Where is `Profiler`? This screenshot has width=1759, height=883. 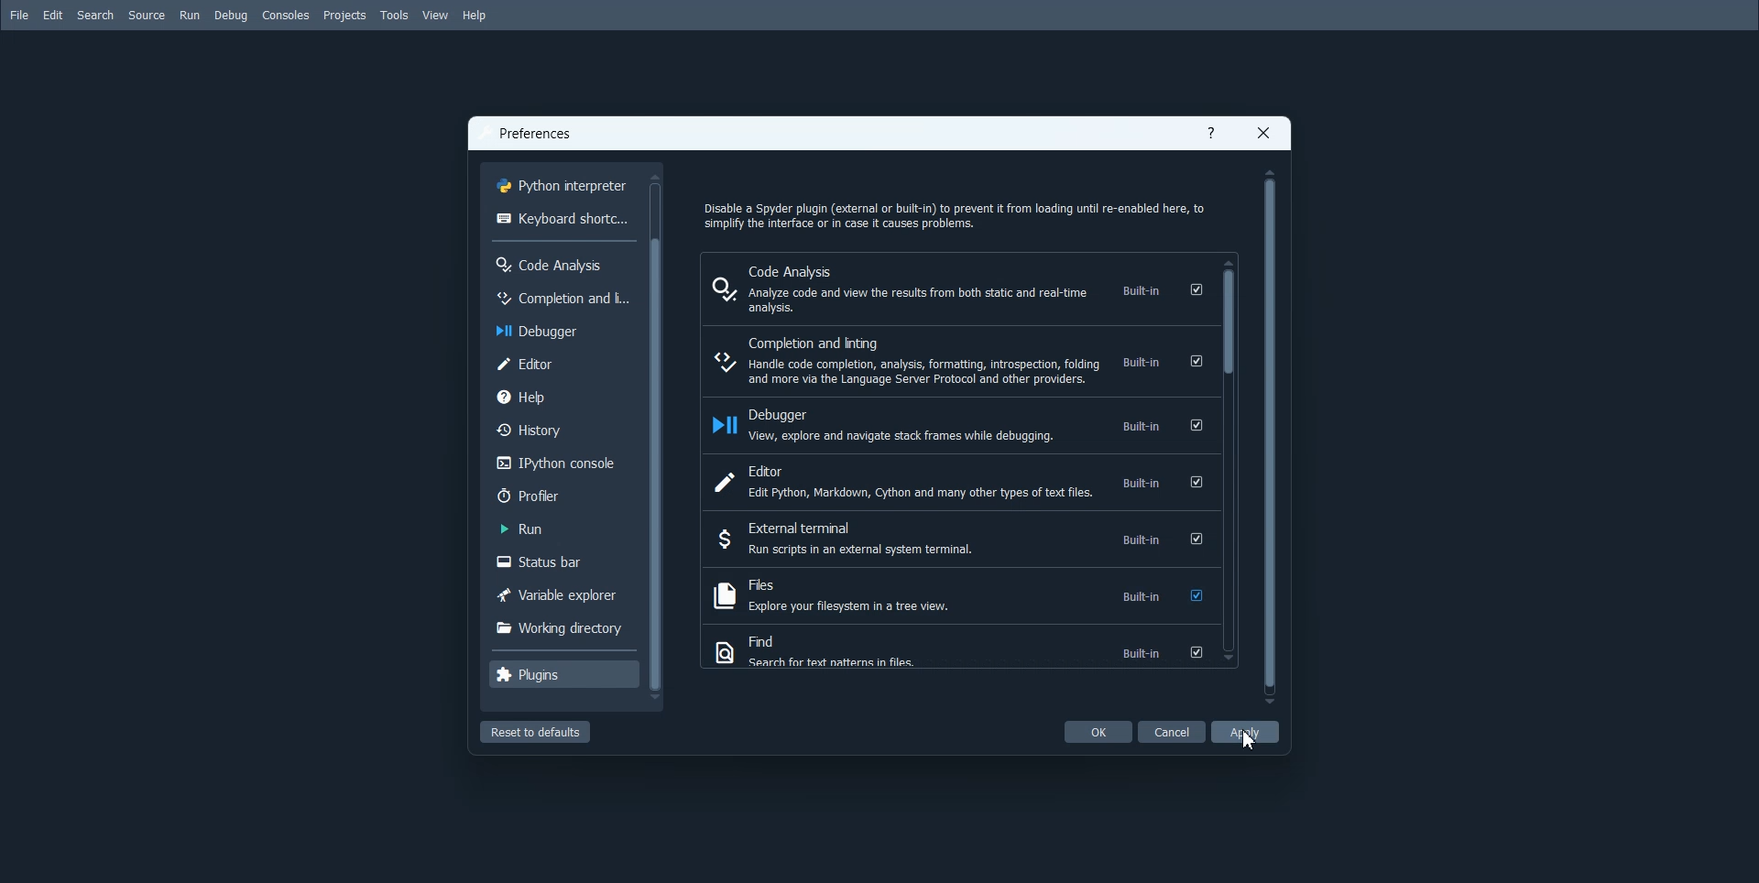 Profiler is located at coordinates (563, 495).